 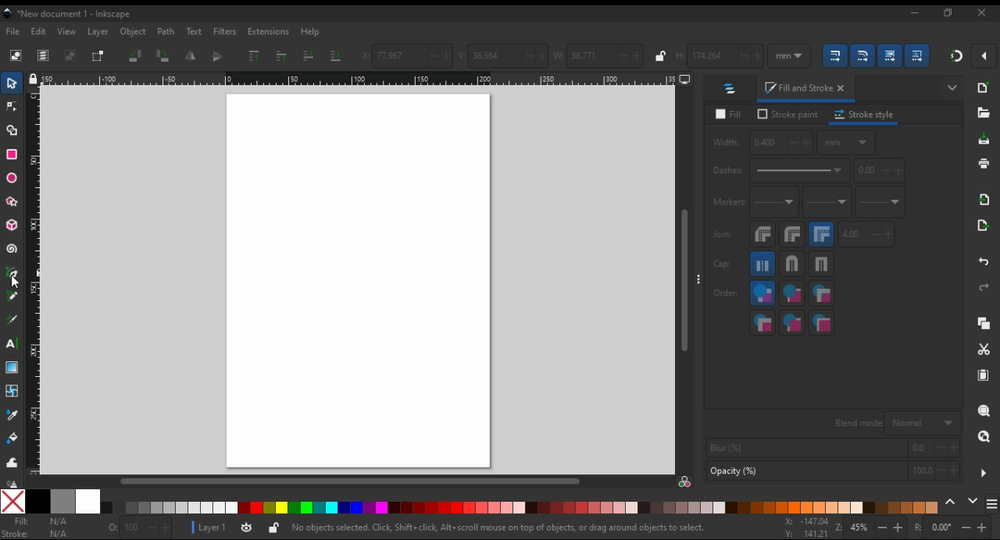 What do you see at coordinates (310, 55) in the screenshot?
I see `lower` at bounding box center [310, 55].